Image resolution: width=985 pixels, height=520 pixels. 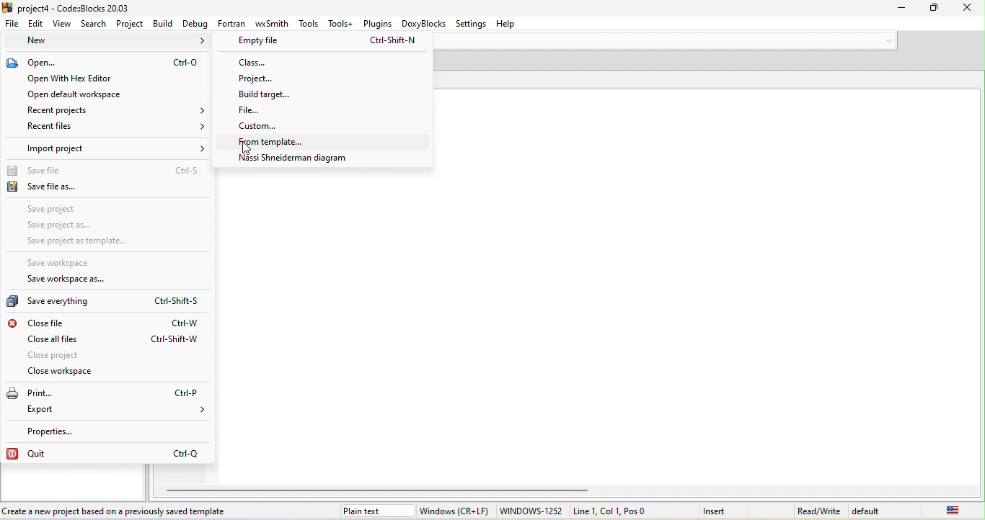 What do you see at coordinates (473, 23) in the screenshot?
I see `settings` at bounding box center [473, 23].